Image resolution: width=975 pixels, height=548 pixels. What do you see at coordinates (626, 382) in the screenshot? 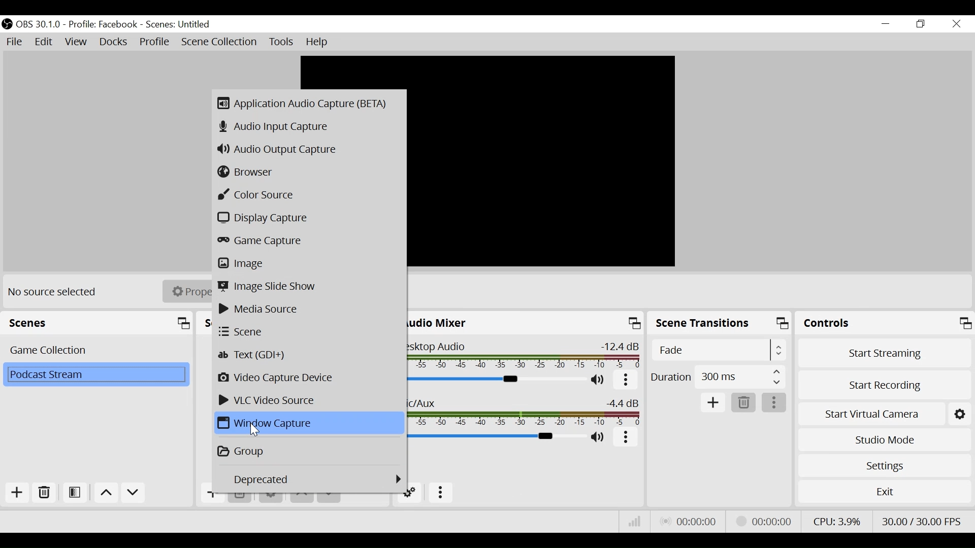
I see `More options ` at bounding box center [626, 382].